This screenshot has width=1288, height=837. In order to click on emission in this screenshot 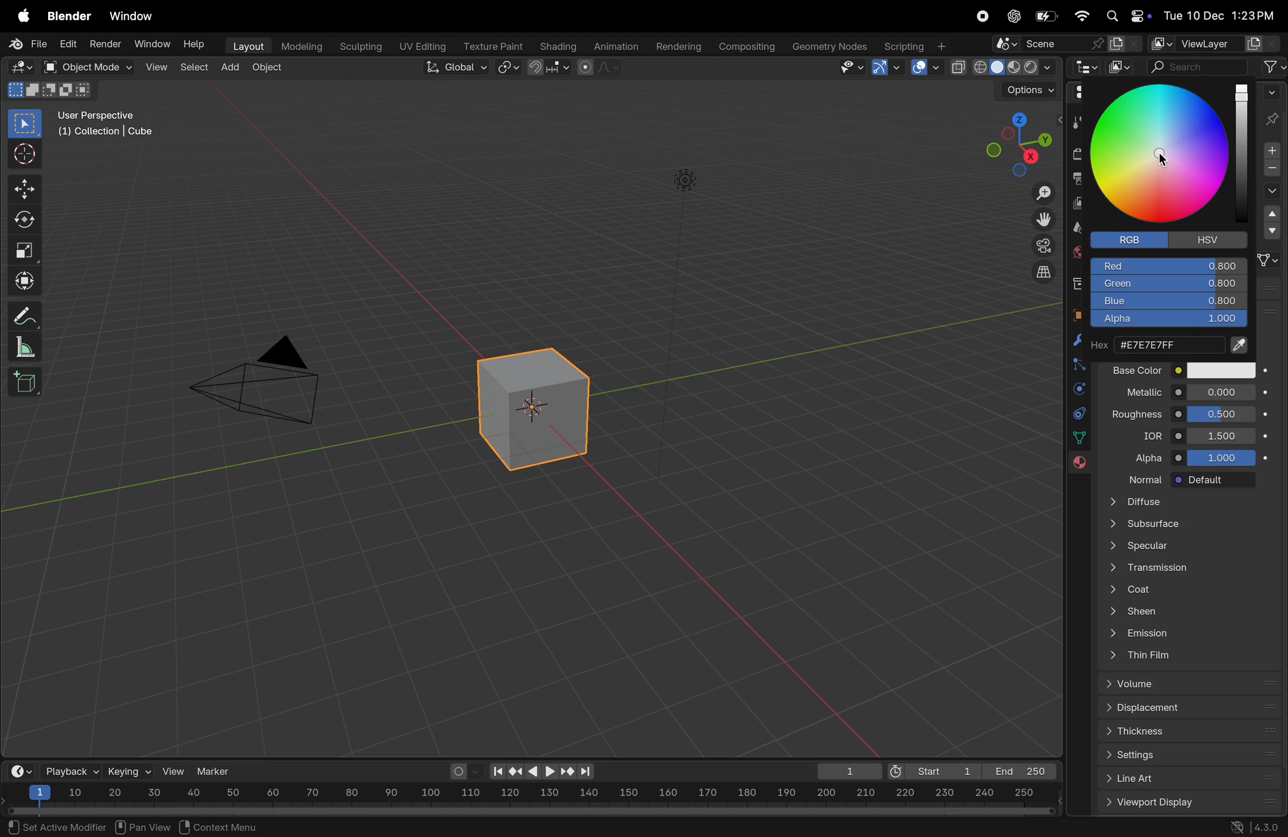, I will do `click(1189, 633)`.